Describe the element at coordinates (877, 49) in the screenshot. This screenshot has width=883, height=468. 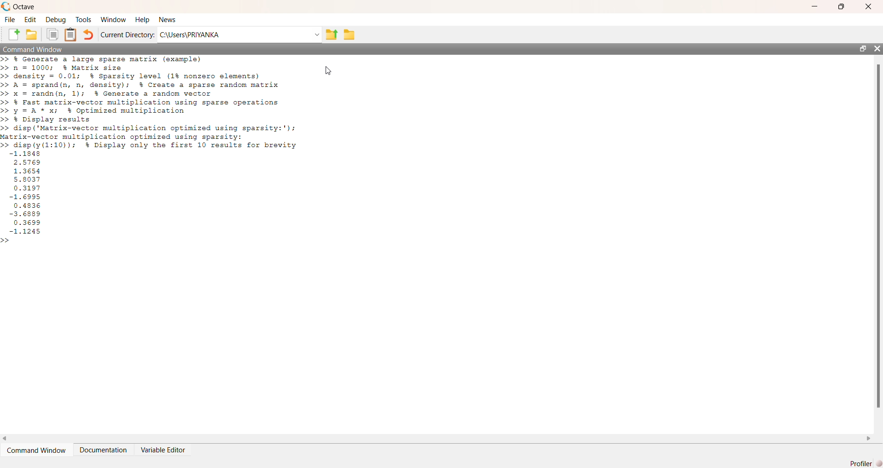
I see `close` at that location.